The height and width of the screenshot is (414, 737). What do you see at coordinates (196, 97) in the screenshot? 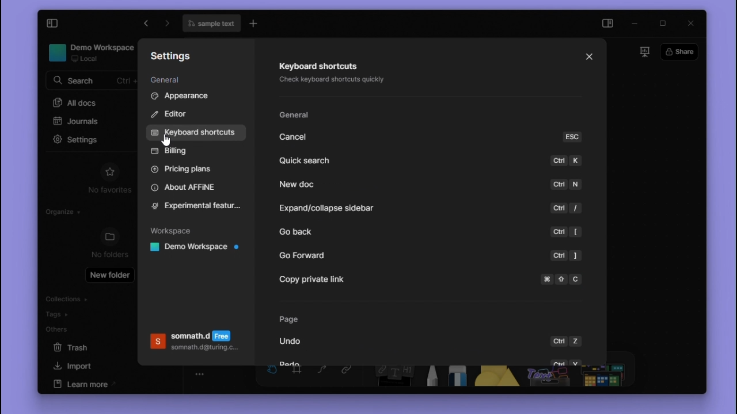
I see `Appearance` at bounding box center [196, 97].